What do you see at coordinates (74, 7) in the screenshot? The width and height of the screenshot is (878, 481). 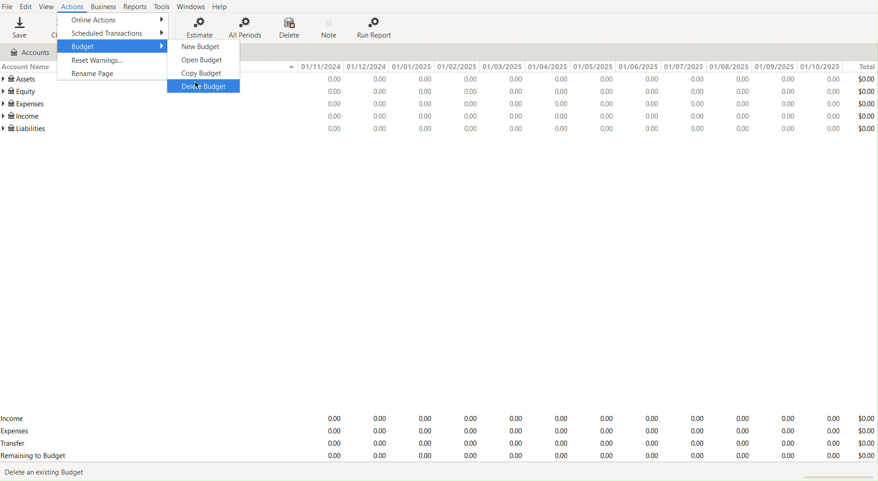 I see `Actions` at bounding box center [74, 7].